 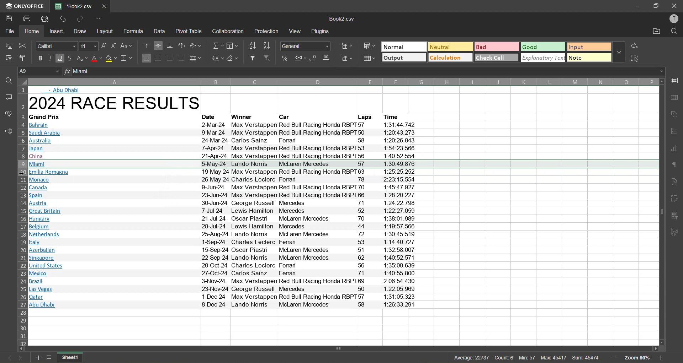 What do you see at coordinates (24, 45) in the screenshot?
I see `cut` at bounding box center [24, 45].